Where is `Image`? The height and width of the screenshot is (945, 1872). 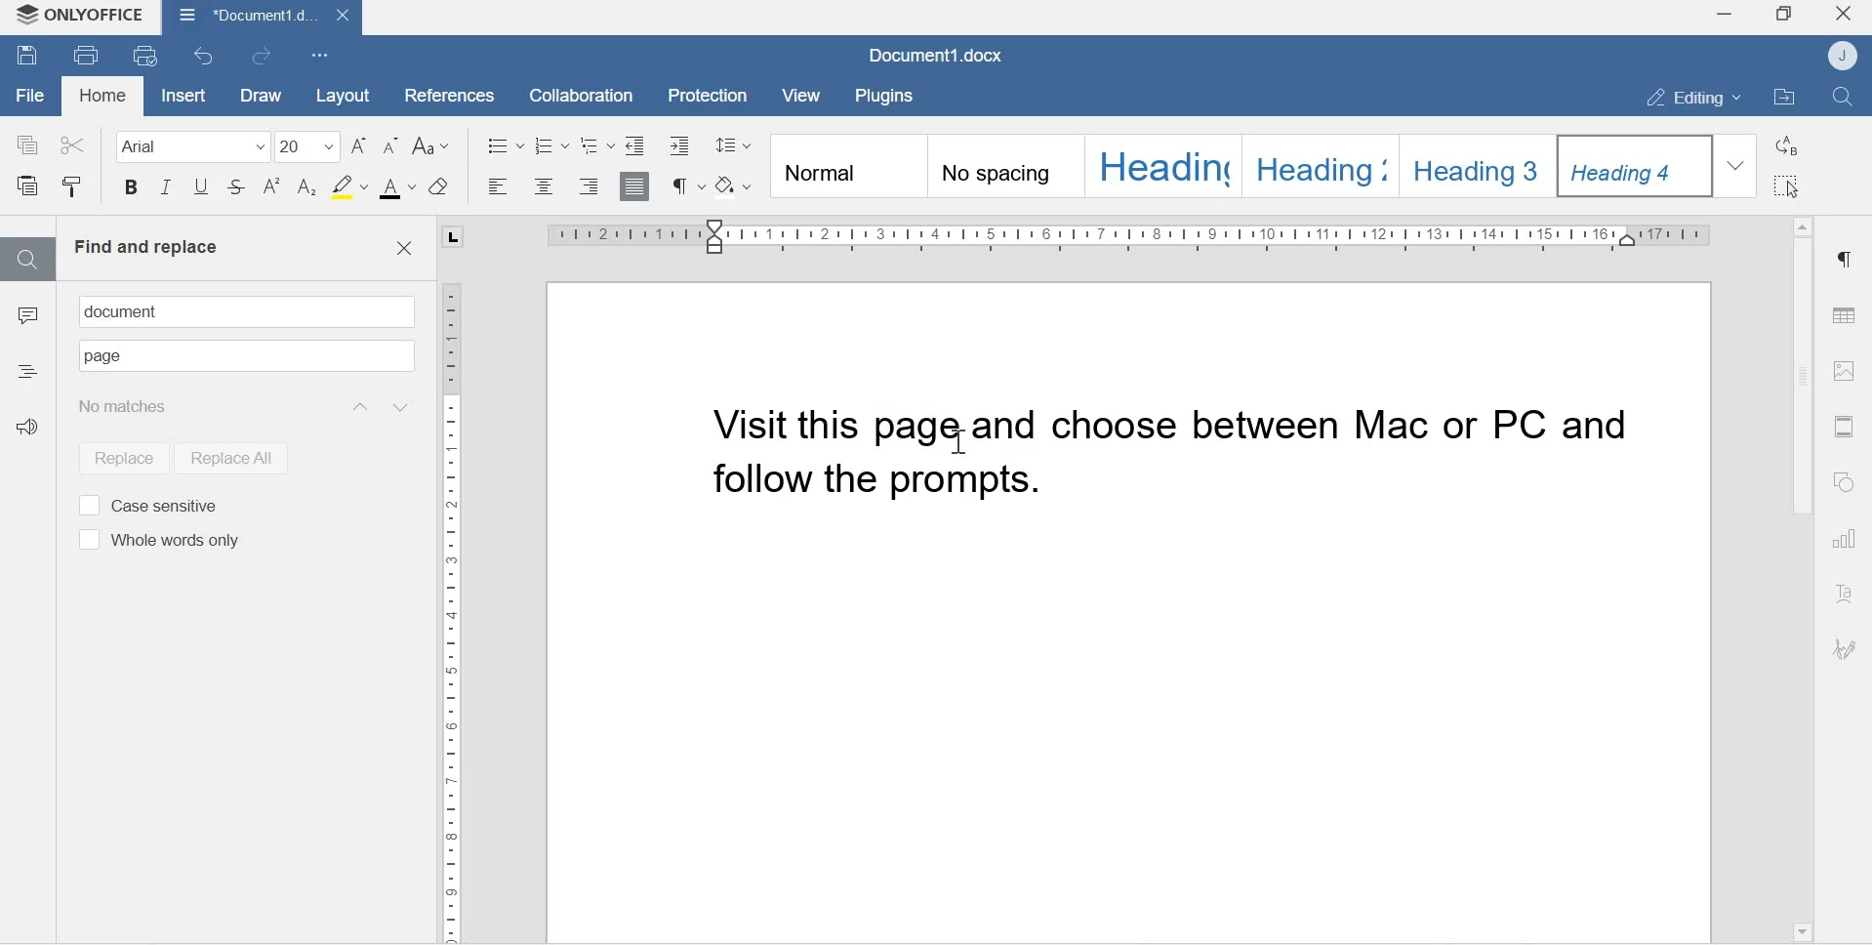 Image is located at coordinates (1845, 370).